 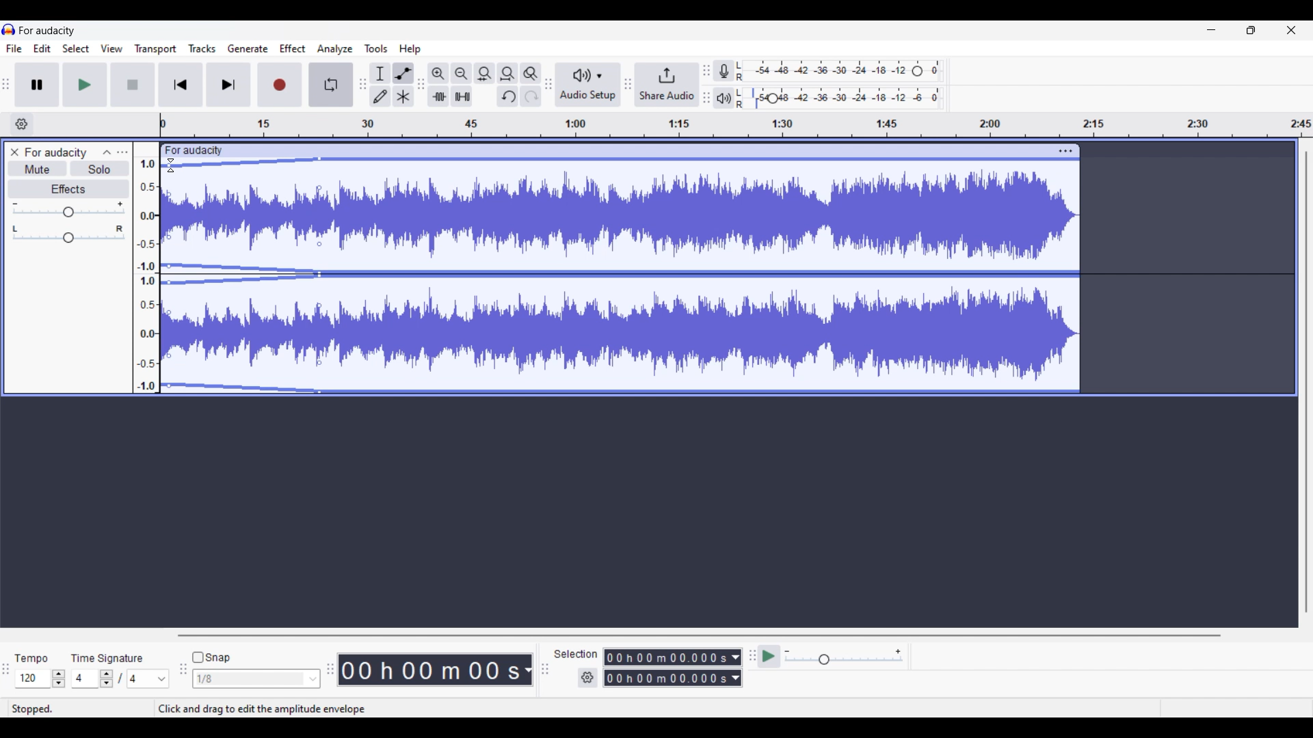 I want to click on Time signature settings, so click(x=121, y=679).